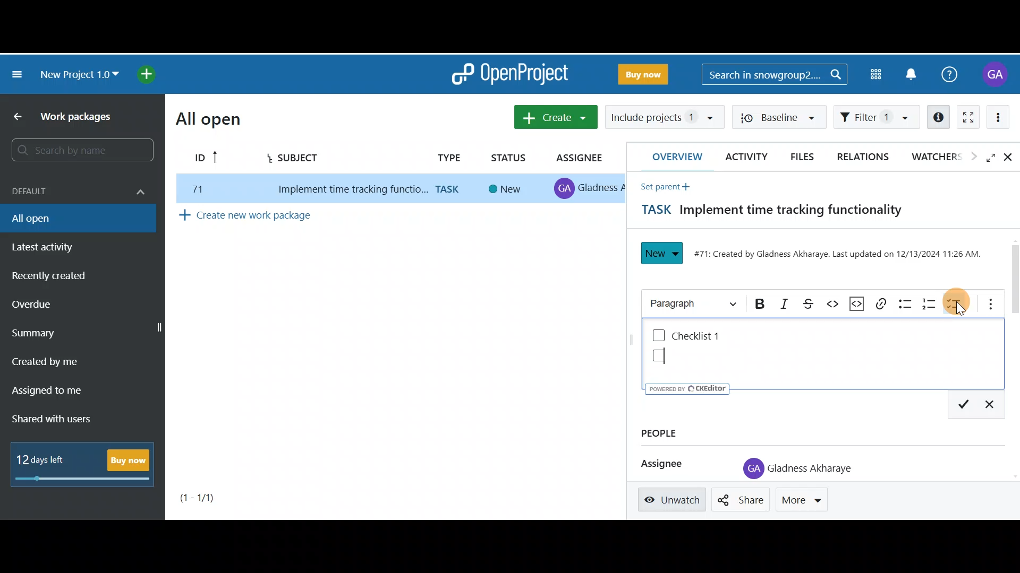 The image size is (1020, 573). I want to click on profile icon, so click(747, 469).